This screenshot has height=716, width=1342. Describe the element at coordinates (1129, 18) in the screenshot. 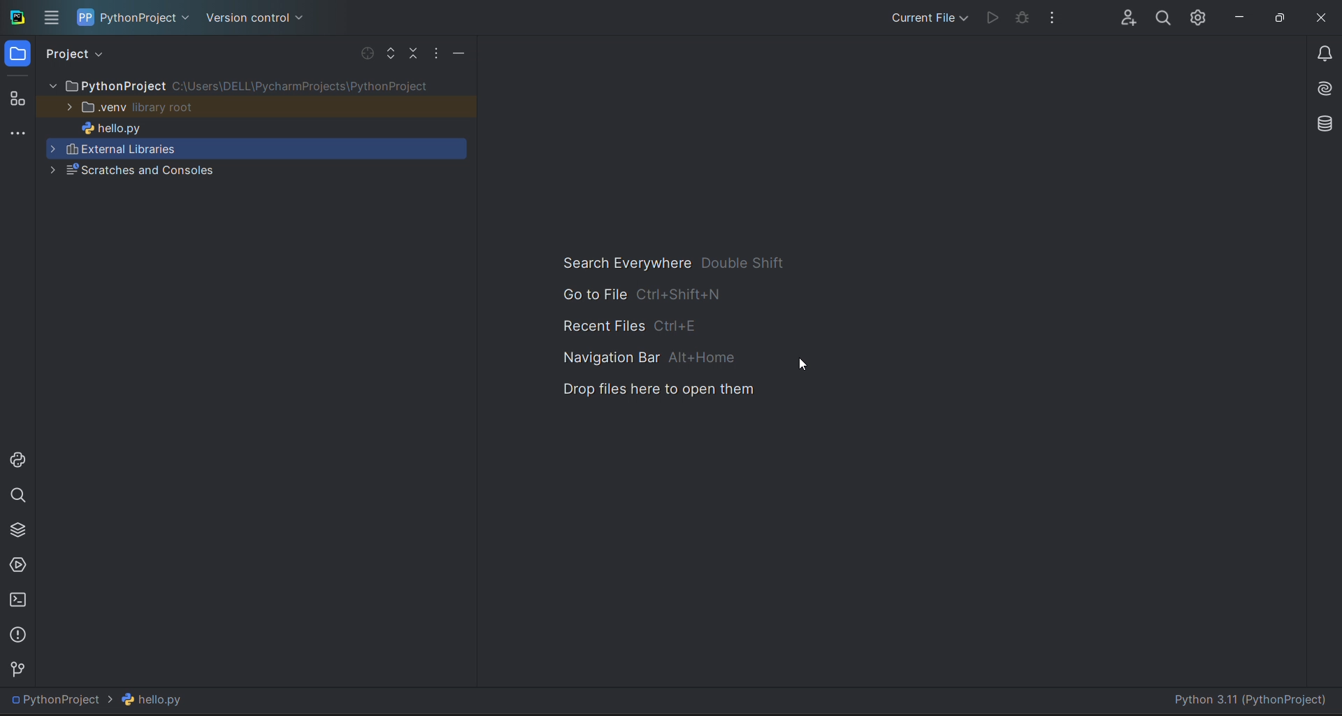

I see `collab` at that location.